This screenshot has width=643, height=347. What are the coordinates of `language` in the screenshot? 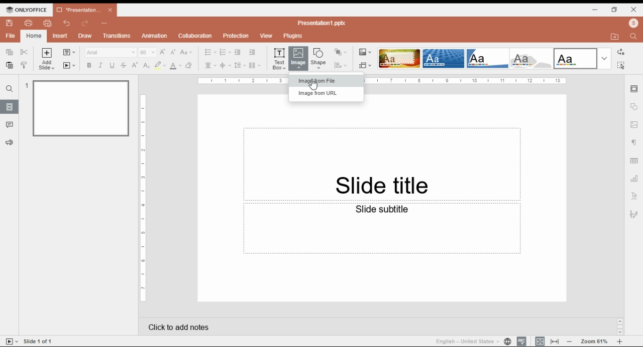 It's located at (470, 342).